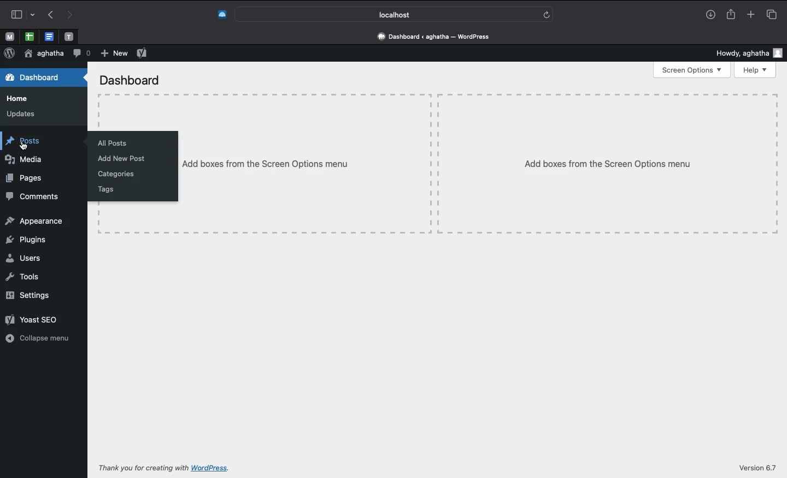 This screenshot has width=787, height=478. What do you see at coordinates (749, 51) in the screenshot?
I see `Howdy, aghata` at bounding box center [749, 51].